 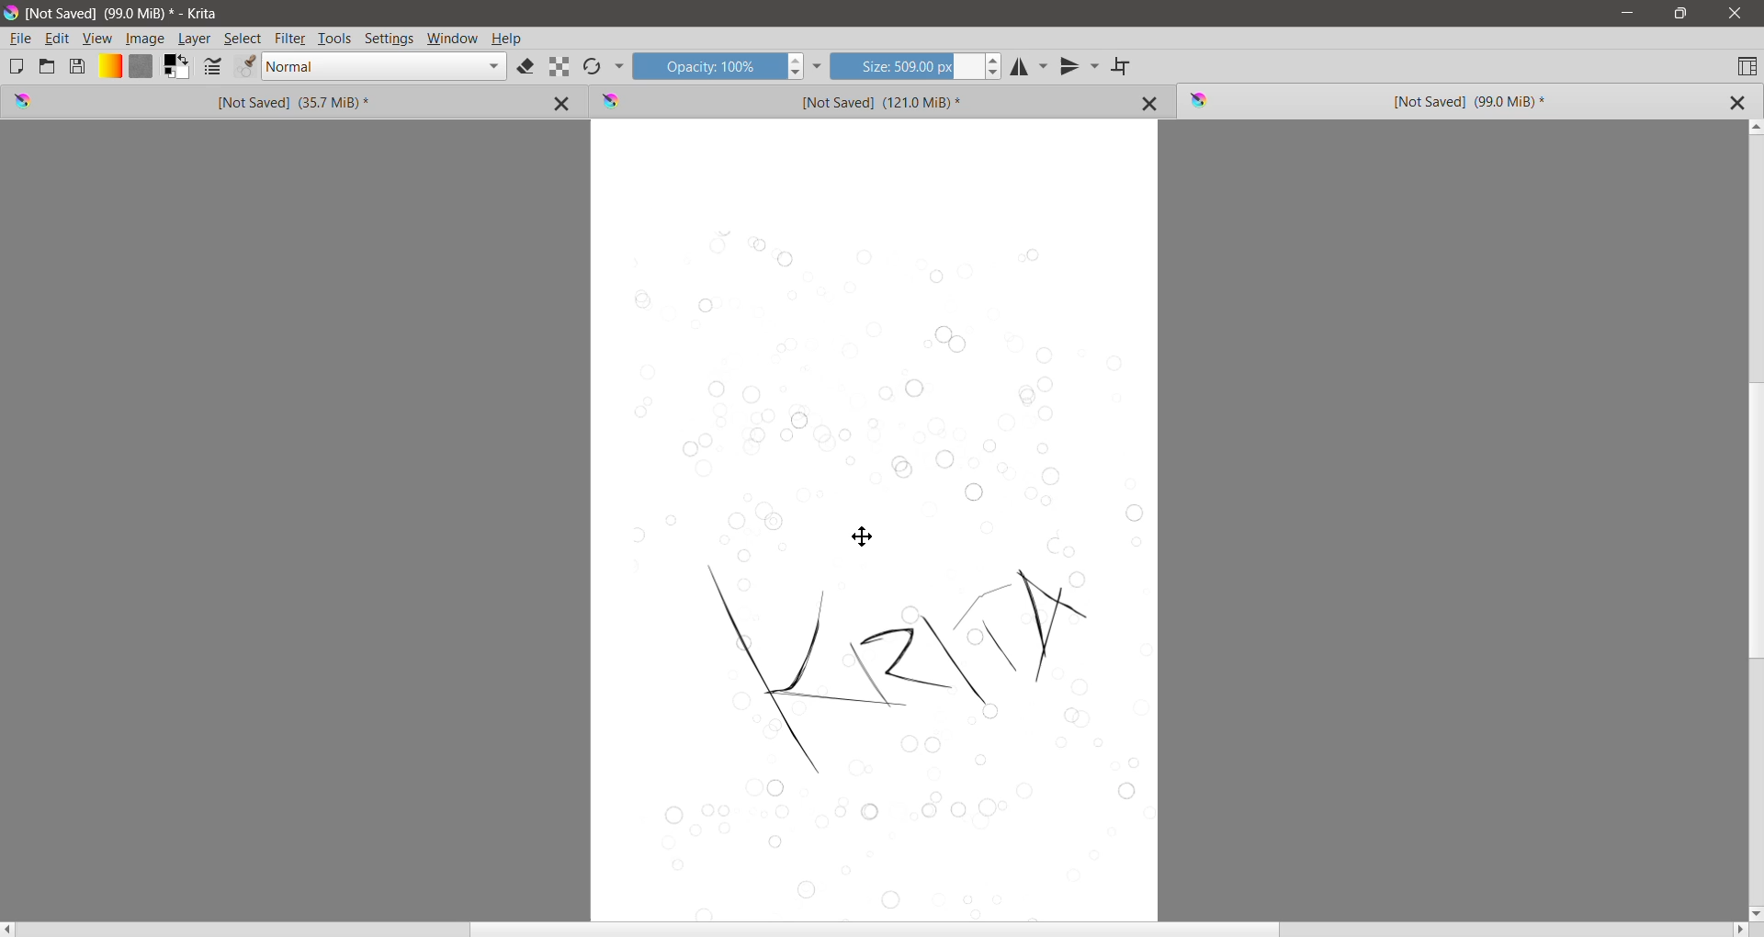 I want to click on Edit Brush settings, so click(x=212, y=68).